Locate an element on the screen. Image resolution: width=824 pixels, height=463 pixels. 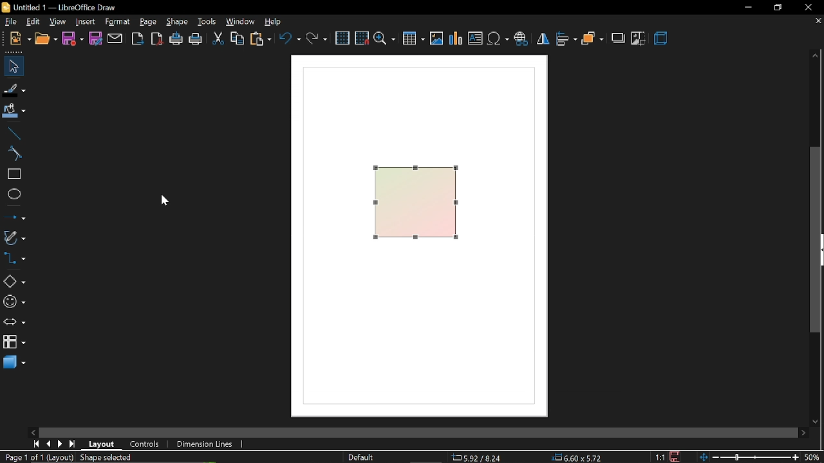
Vertical scroll bar is located at coordinates (816, 242).